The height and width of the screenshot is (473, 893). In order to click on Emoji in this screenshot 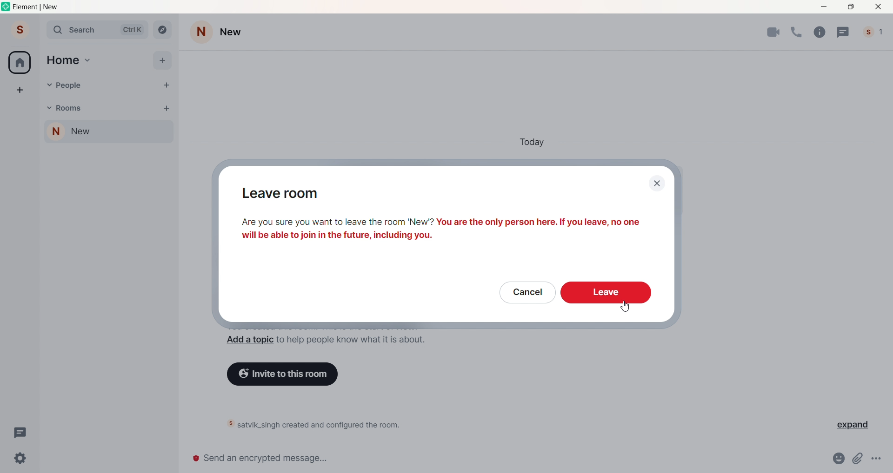, I will do `click(841, 458)`.